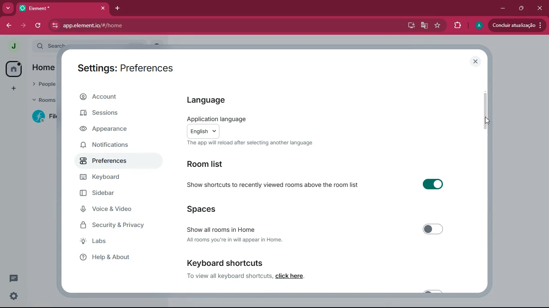 The height and width of the screenshot is (308, 549). What do you see at coordinates (14, 89) in the screenshot?
I see `add` at bounding box center [14, 89].